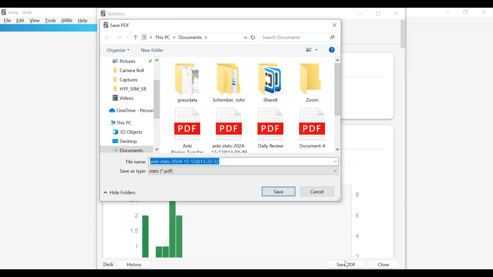 This screenshot has height=277, width=493. Describe the element at coordinates (114, 14) in the screenshot. I see `Statistics` at that location.